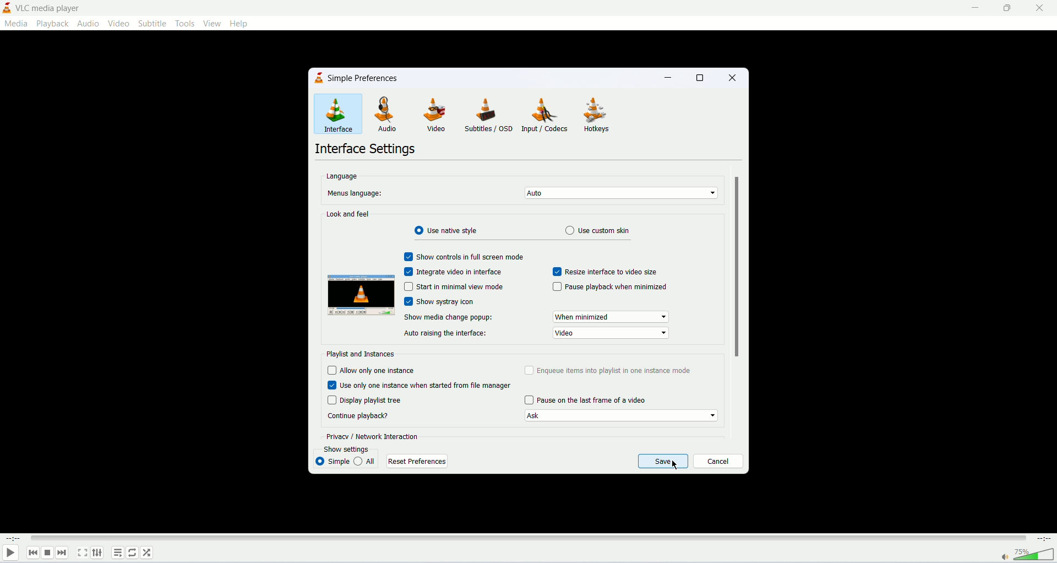 This screenshot has height=563, width=1057. Describe the element at coordinates (100, 554) in the screenshot. I see `extended settings` at that location.